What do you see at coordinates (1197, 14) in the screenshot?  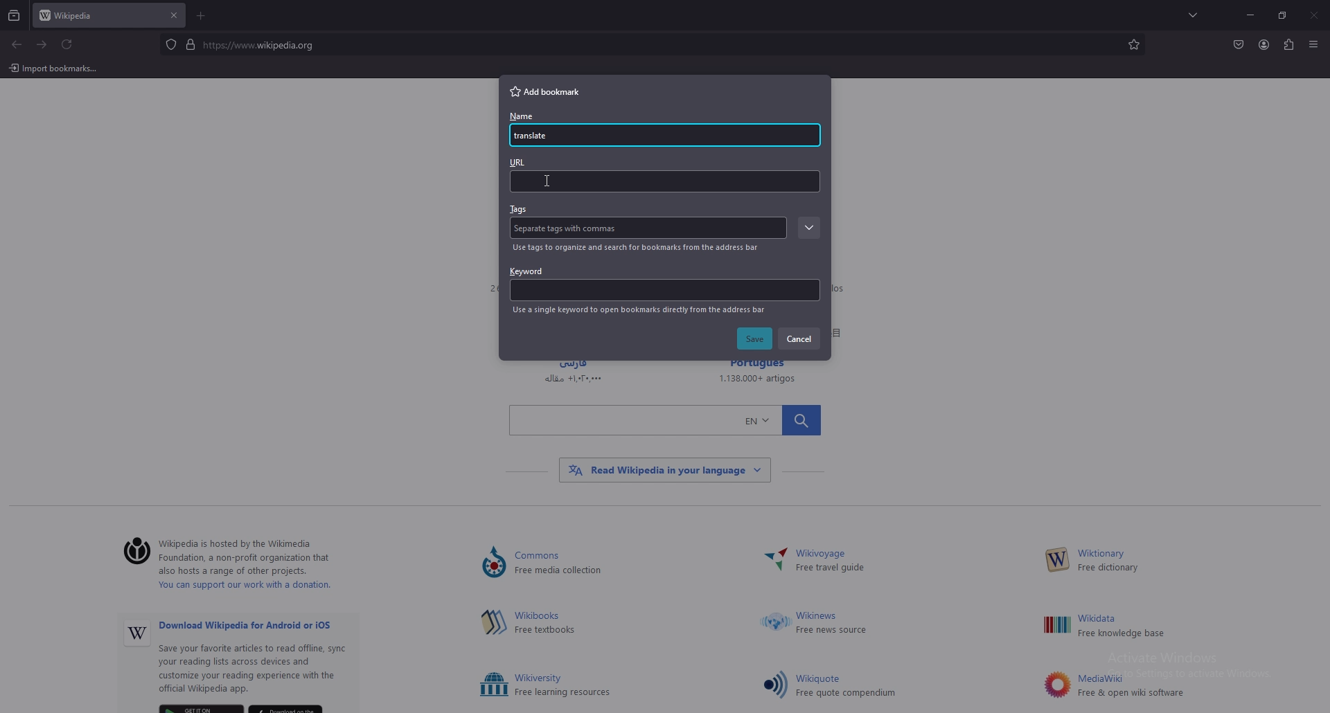 I see `list all tabs` at bounding box center [1197, 14].